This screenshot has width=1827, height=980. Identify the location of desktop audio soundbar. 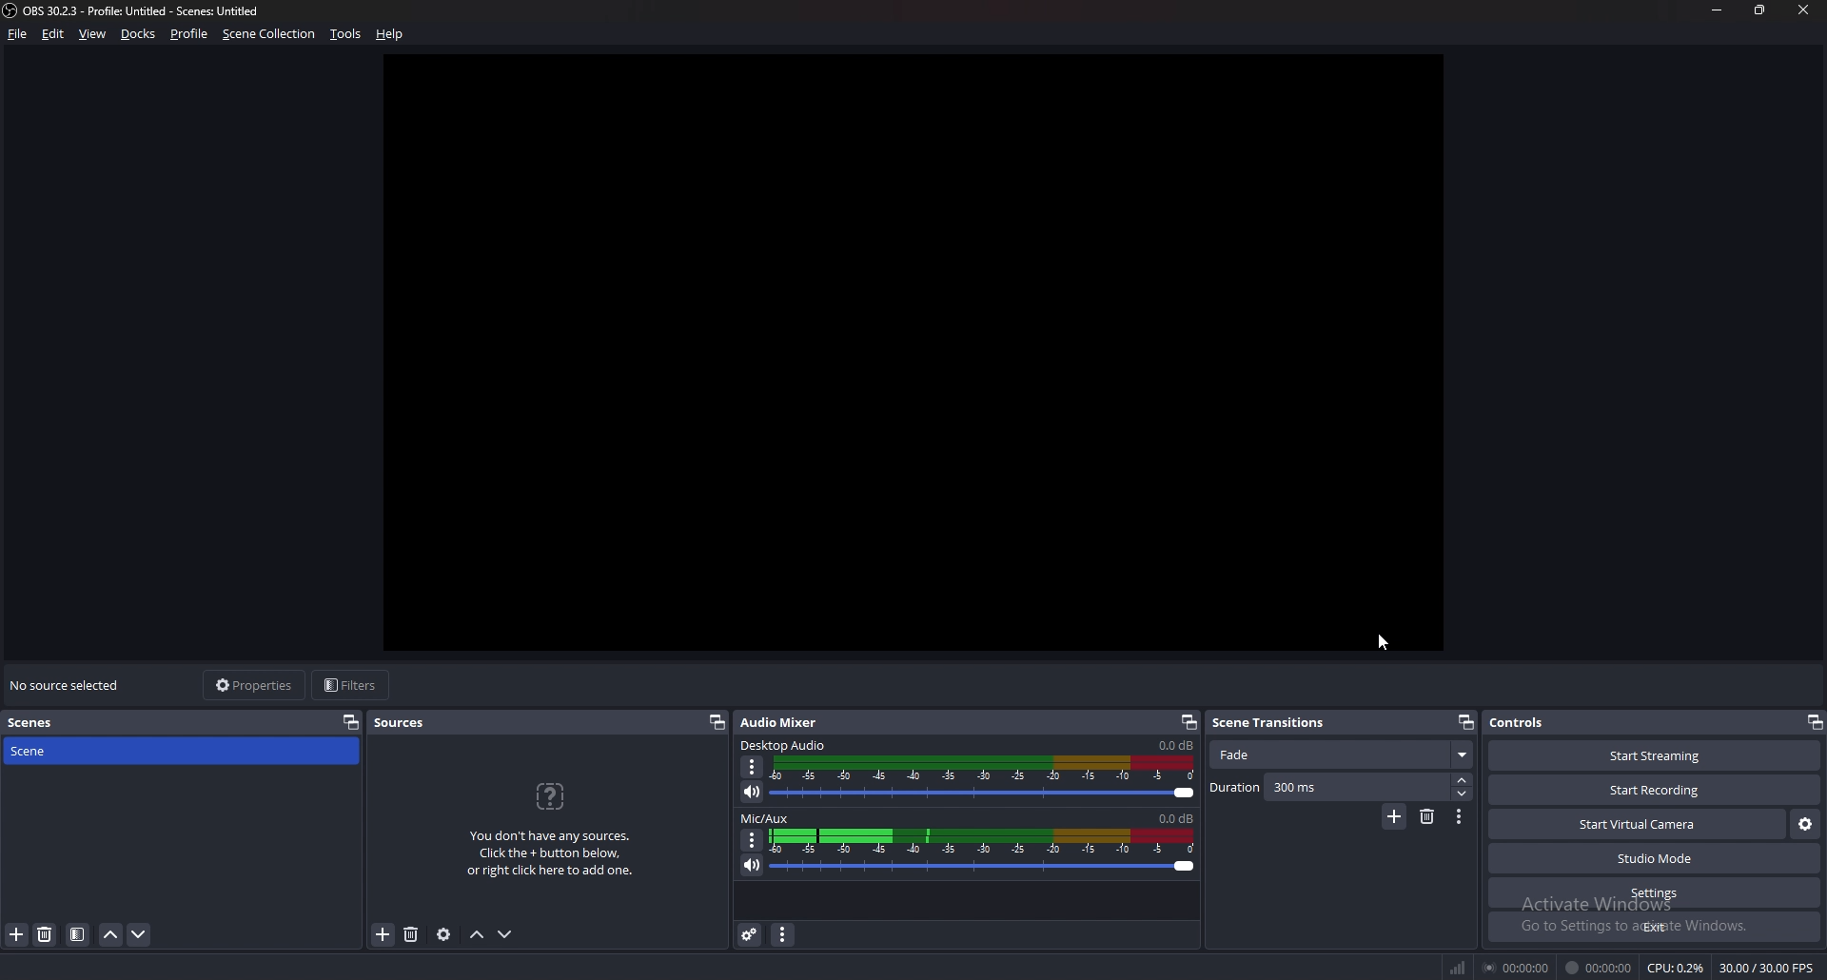
(987, 778).